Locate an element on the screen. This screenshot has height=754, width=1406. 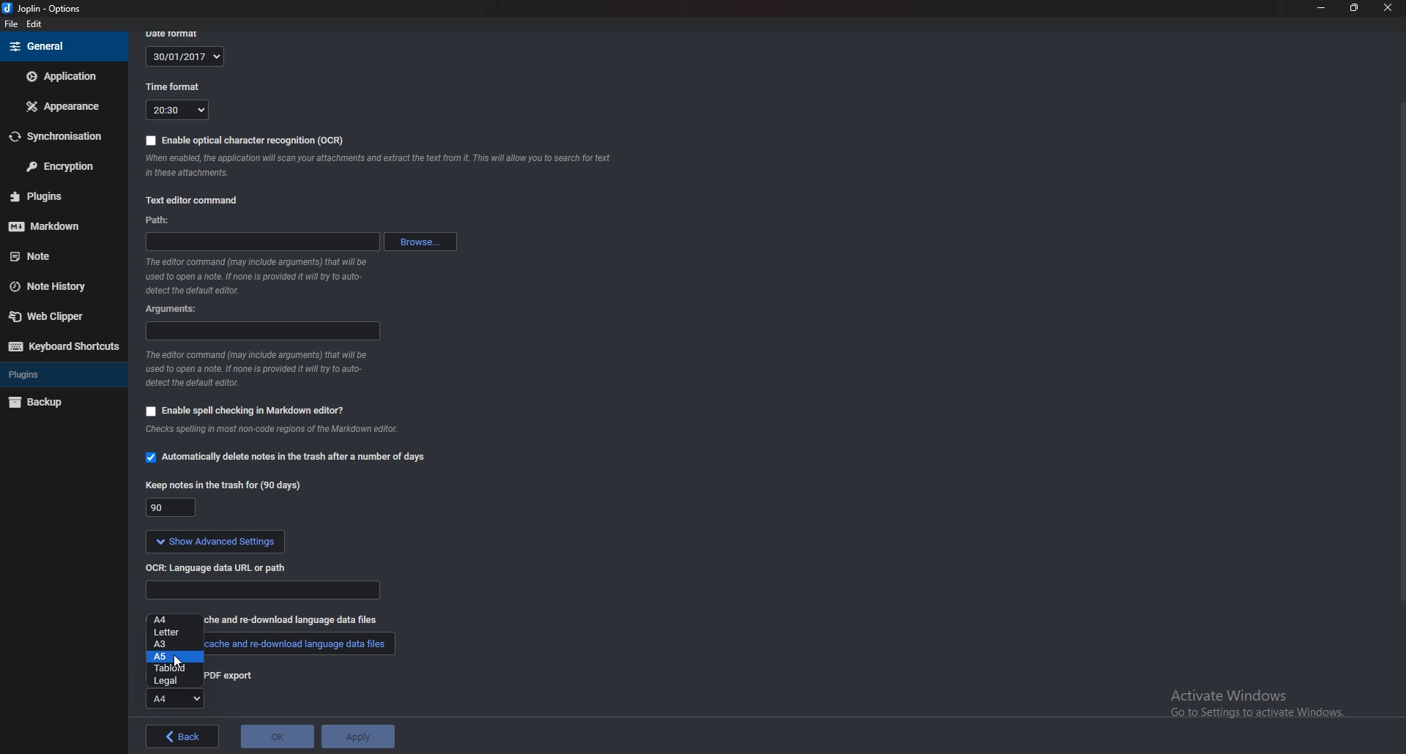
Info on spell check is located at coordinates (272, 430).